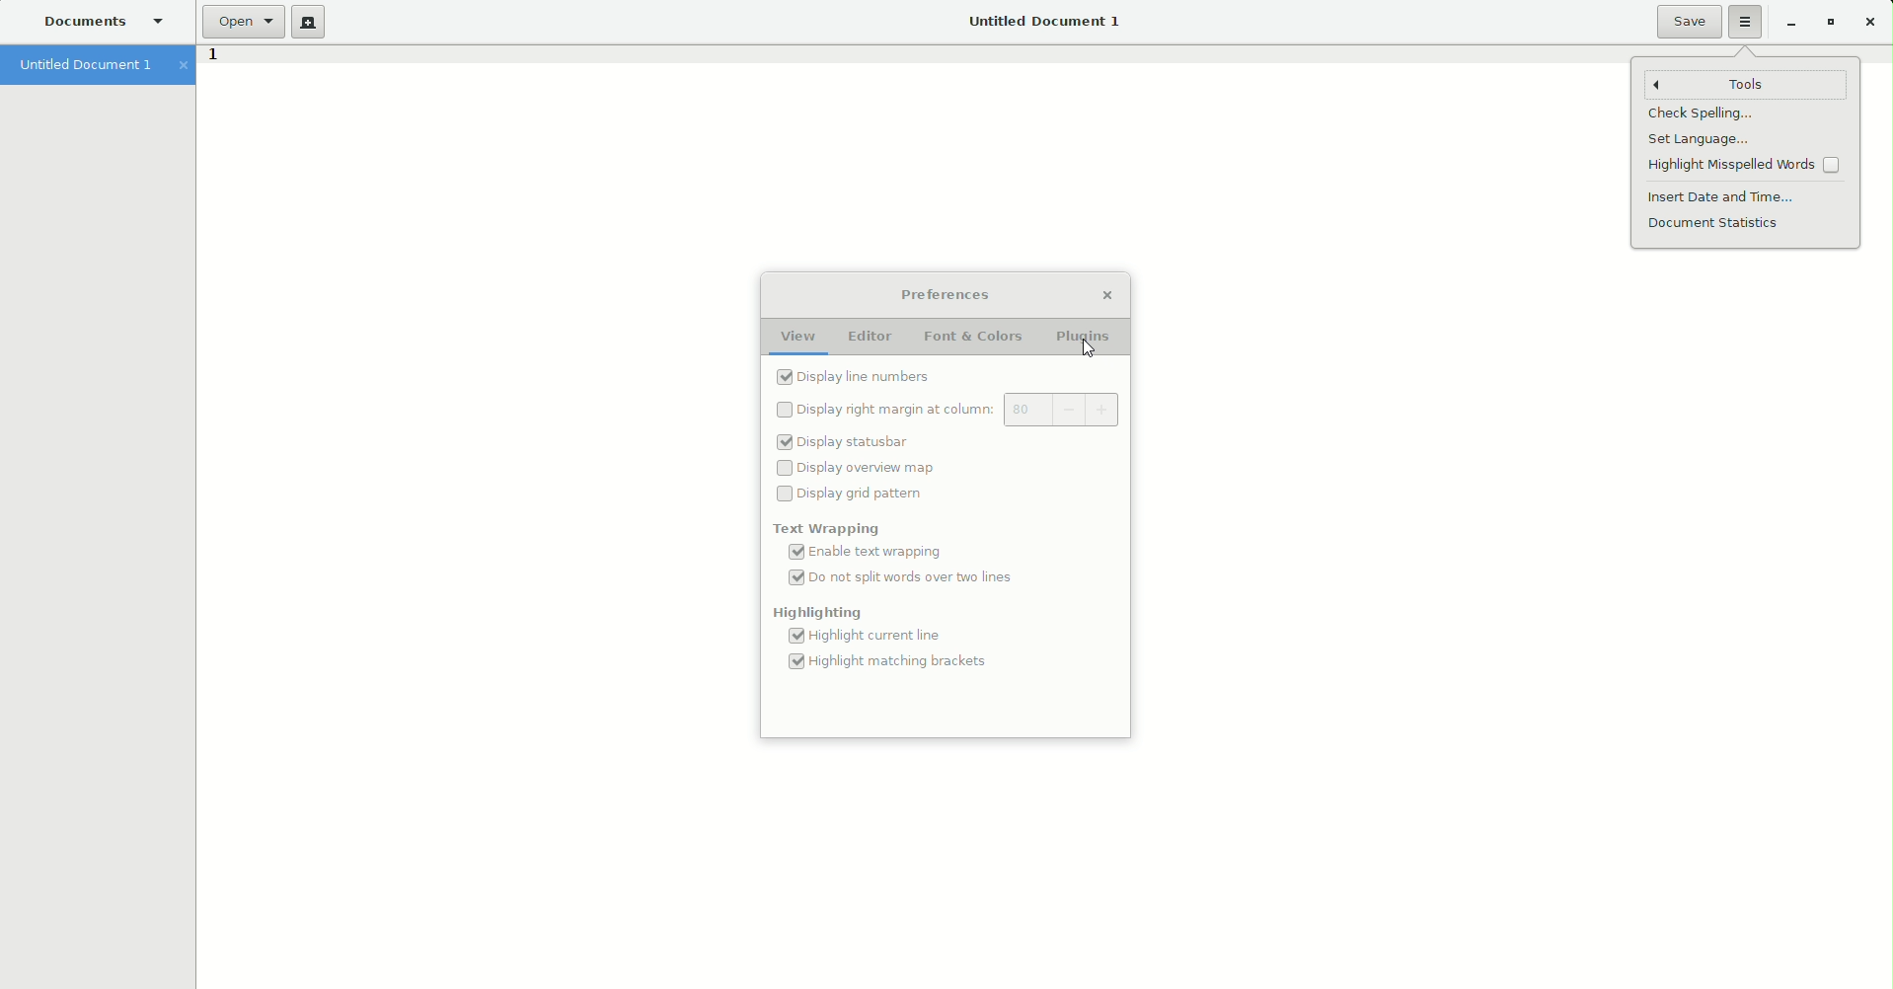  Describe the element at coordinates (1689, 22) in the screenshot. I see `Save` at that location.